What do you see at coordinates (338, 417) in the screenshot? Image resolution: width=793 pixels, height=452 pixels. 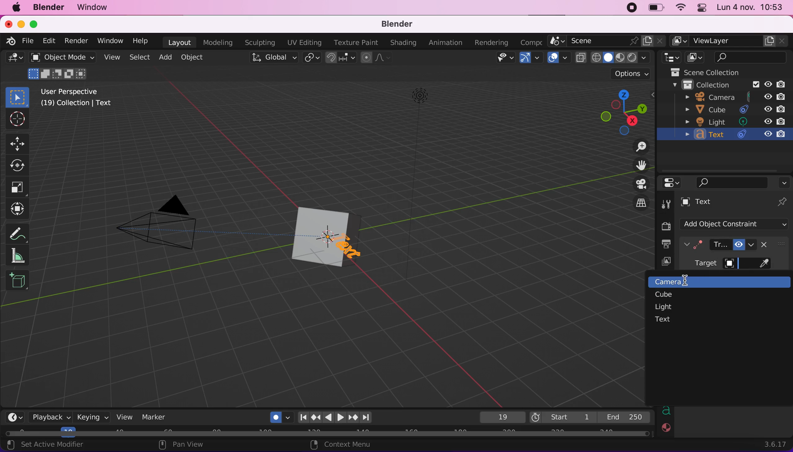 I see `reproduction bar` at bounding box center [338, 417].